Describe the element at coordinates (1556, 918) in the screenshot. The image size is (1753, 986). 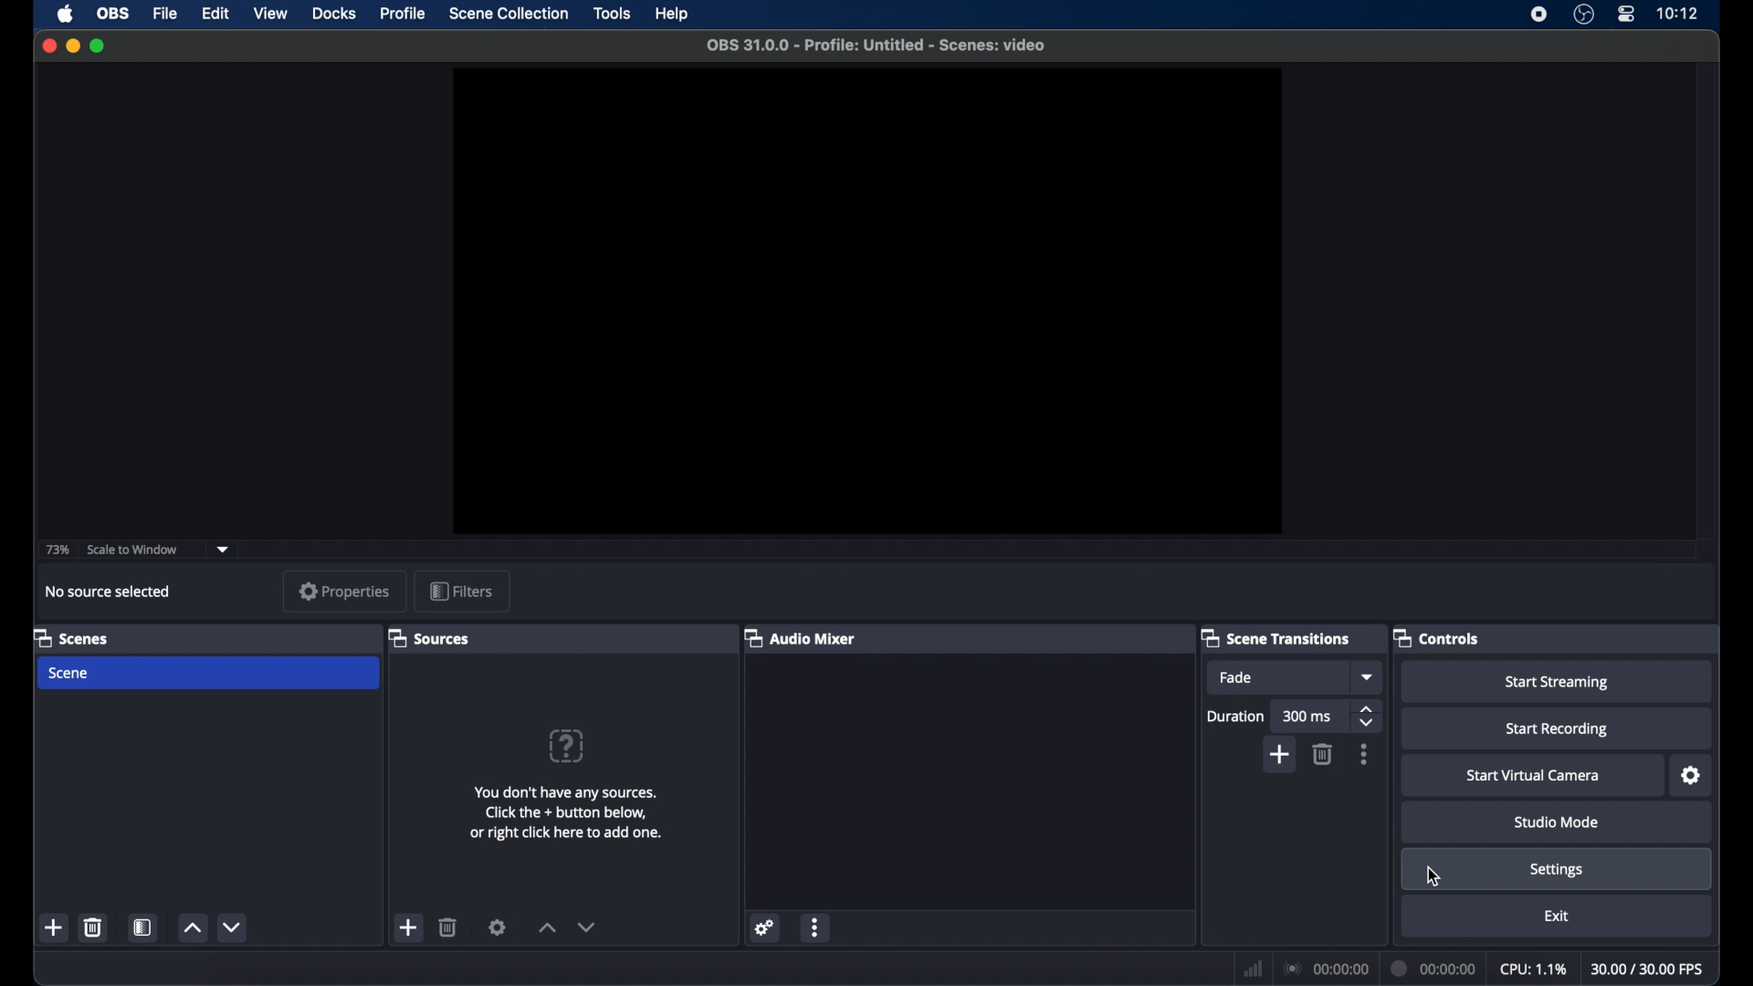
I see `exit` at that location.